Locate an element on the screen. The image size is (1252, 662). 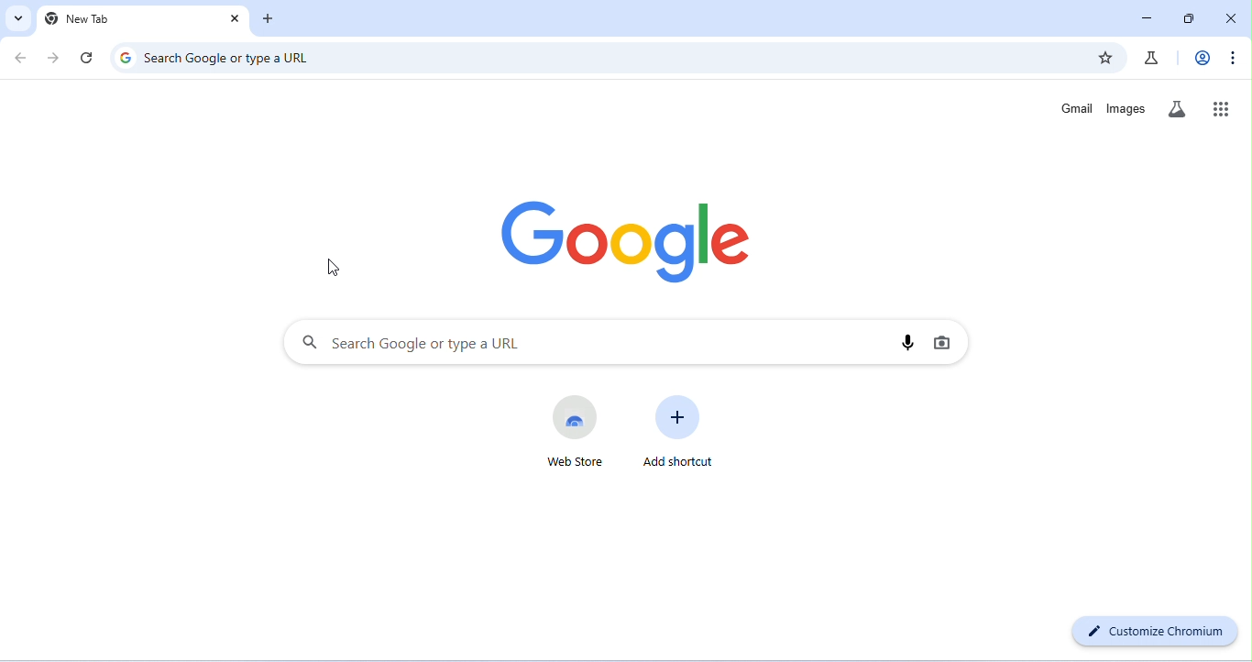
search by image is located at coordinates (944, 344).